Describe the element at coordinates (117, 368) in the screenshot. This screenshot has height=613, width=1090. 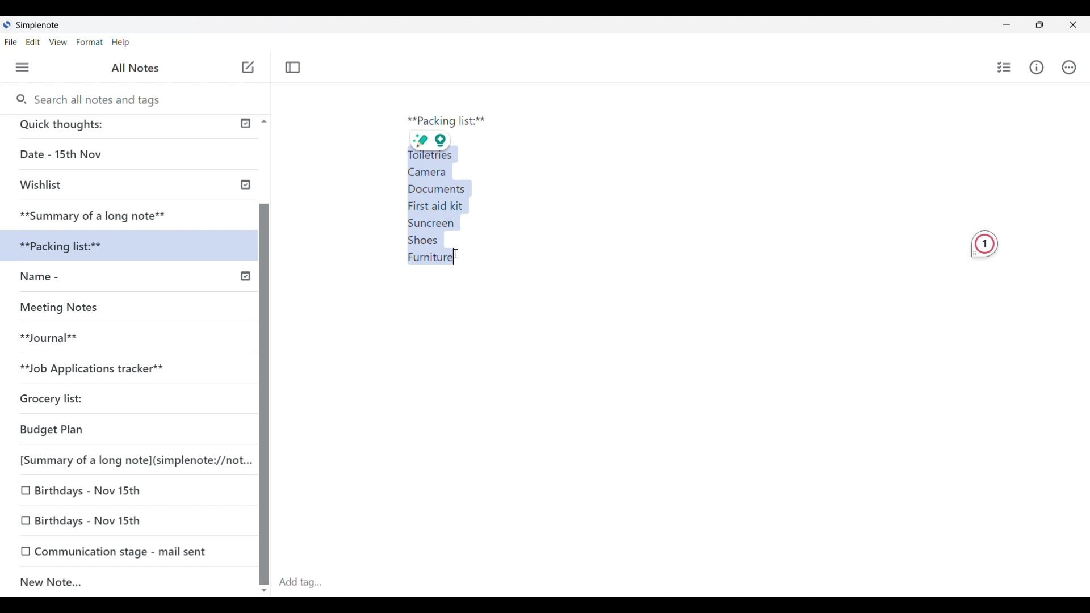
I see `**Job Applications tracker**` at that location.